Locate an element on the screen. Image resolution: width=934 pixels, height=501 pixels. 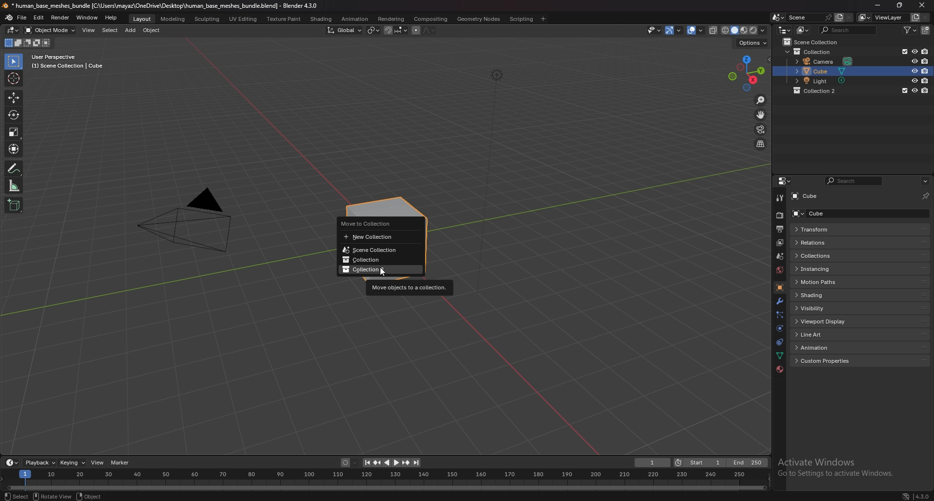
transform orientation is located at coordinates (345, 30).